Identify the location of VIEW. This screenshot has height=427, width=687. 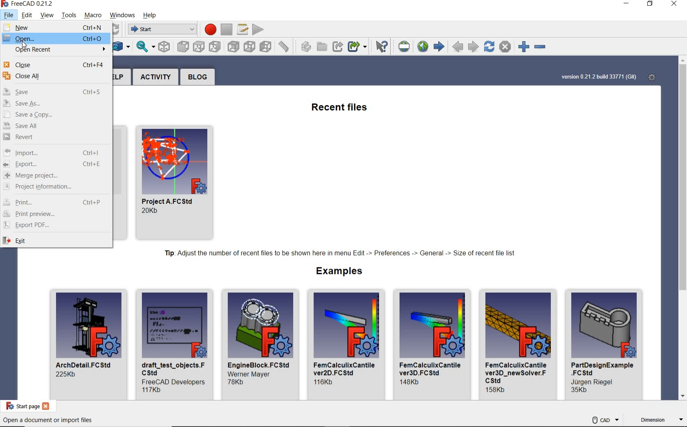
(46, 15).